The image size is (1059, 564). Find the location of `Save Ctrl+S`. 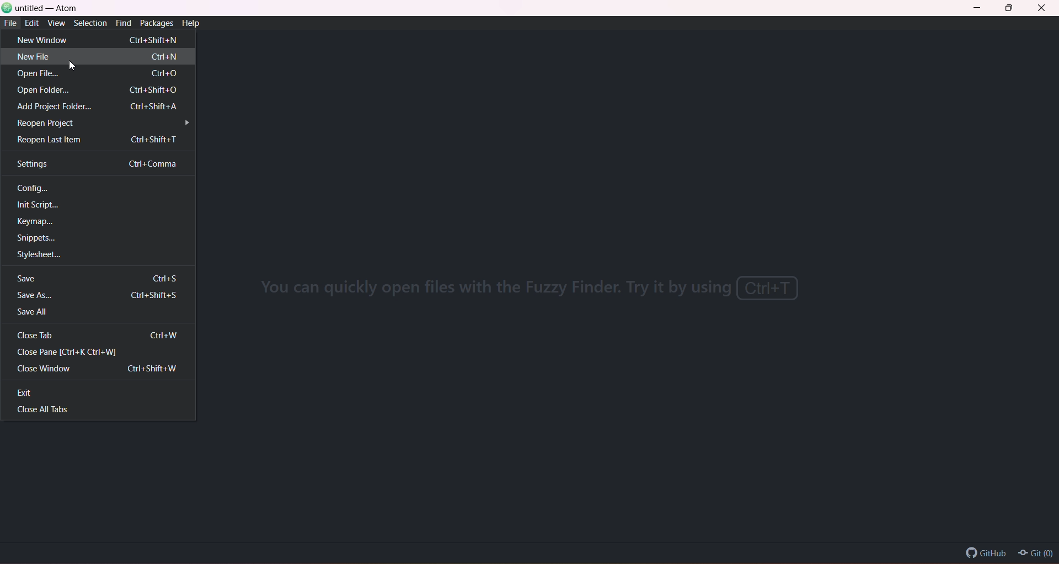

Save Ctrl+S is located at coordinates (103, 279).